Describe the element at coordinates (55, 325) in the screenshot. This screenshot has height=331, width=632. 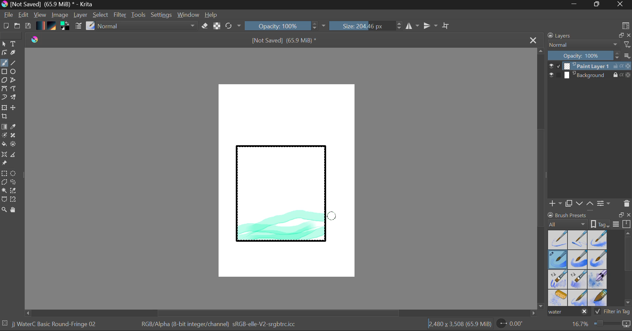
I see `Brush Selected` at that location.